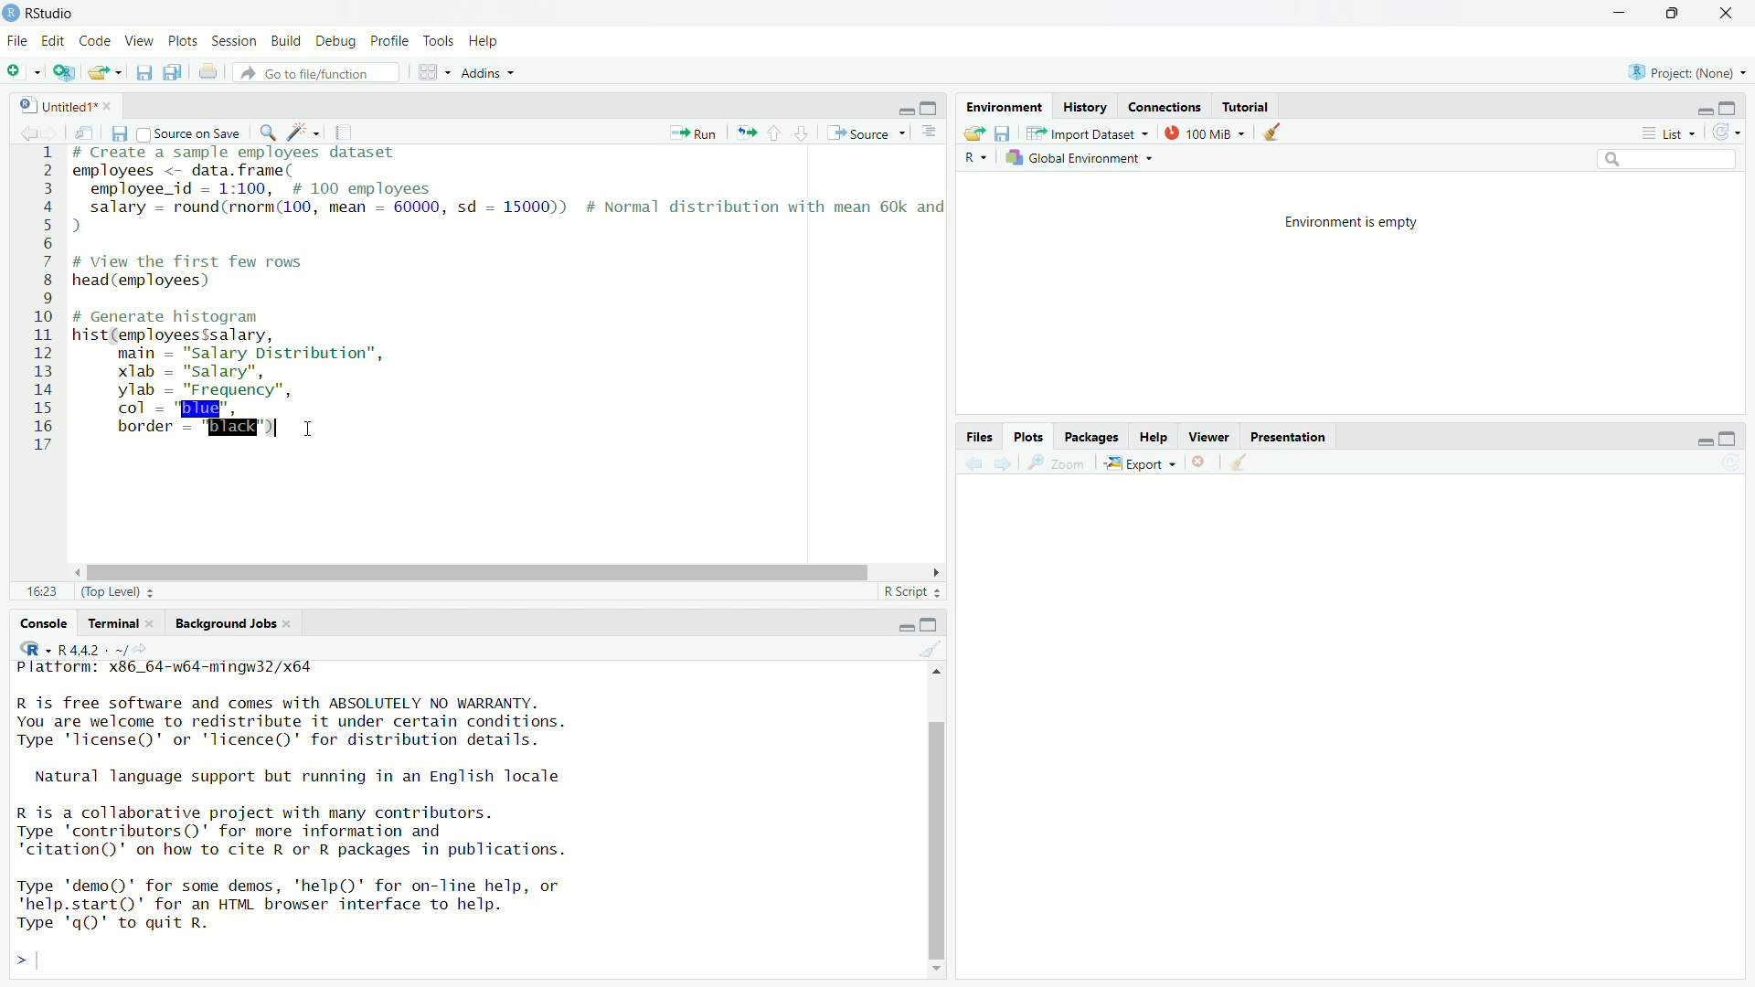 The image size is (1755, 987). What do you see at coordinates (339, 42) in the screenshot?
I see `Debug` at bounding box center [339, 42].